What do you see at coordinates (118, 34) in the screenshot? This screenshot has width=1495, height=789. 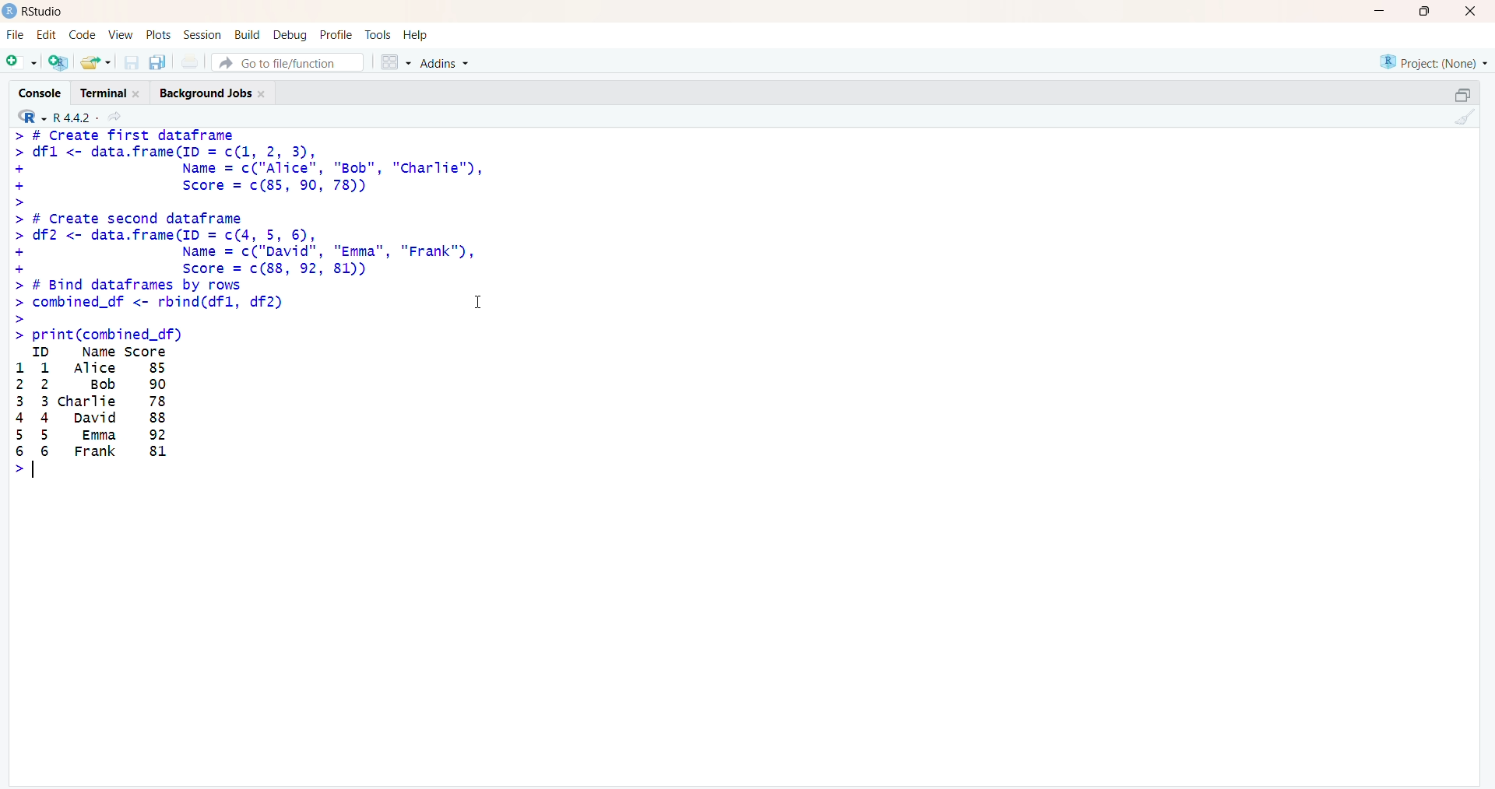 I see `View` at bounding box center [118, 34].